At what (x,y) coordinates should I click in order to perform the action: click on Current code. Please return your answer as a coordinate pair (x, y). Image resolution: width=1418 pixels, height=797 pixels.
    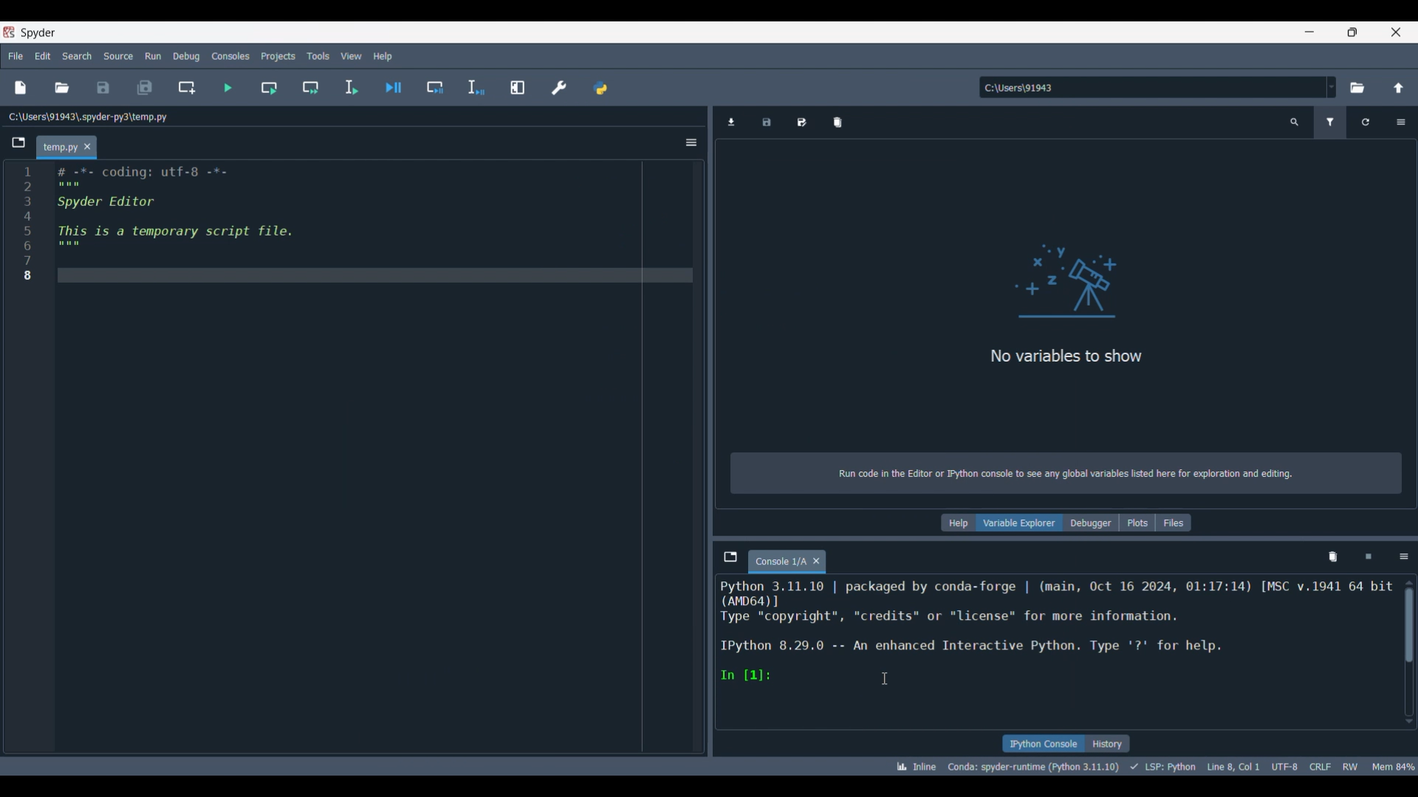
    Looking at the image, I should click on (354, 222).